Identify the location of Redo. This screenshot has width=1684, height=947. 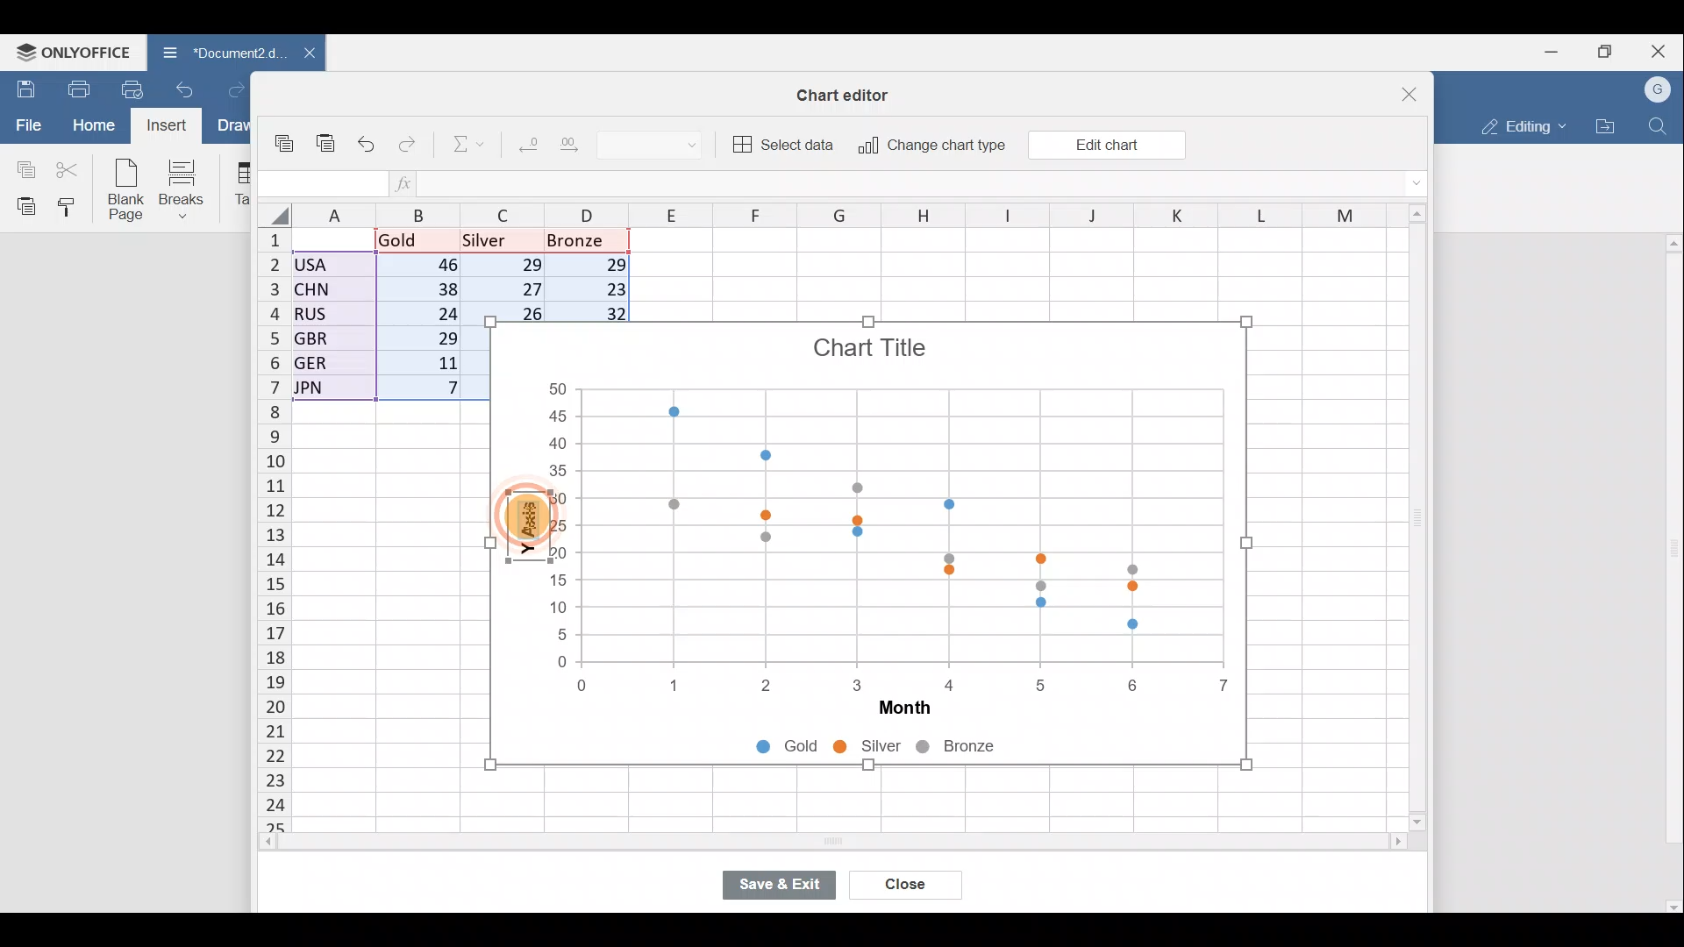
(410, 140).